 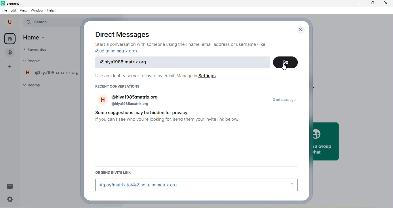 What do you see at coordinates (191, 185) in the screenshot?
I see `https://matrix.to/#/@udita.m:matrix.org` at bounding box center [191, 185].